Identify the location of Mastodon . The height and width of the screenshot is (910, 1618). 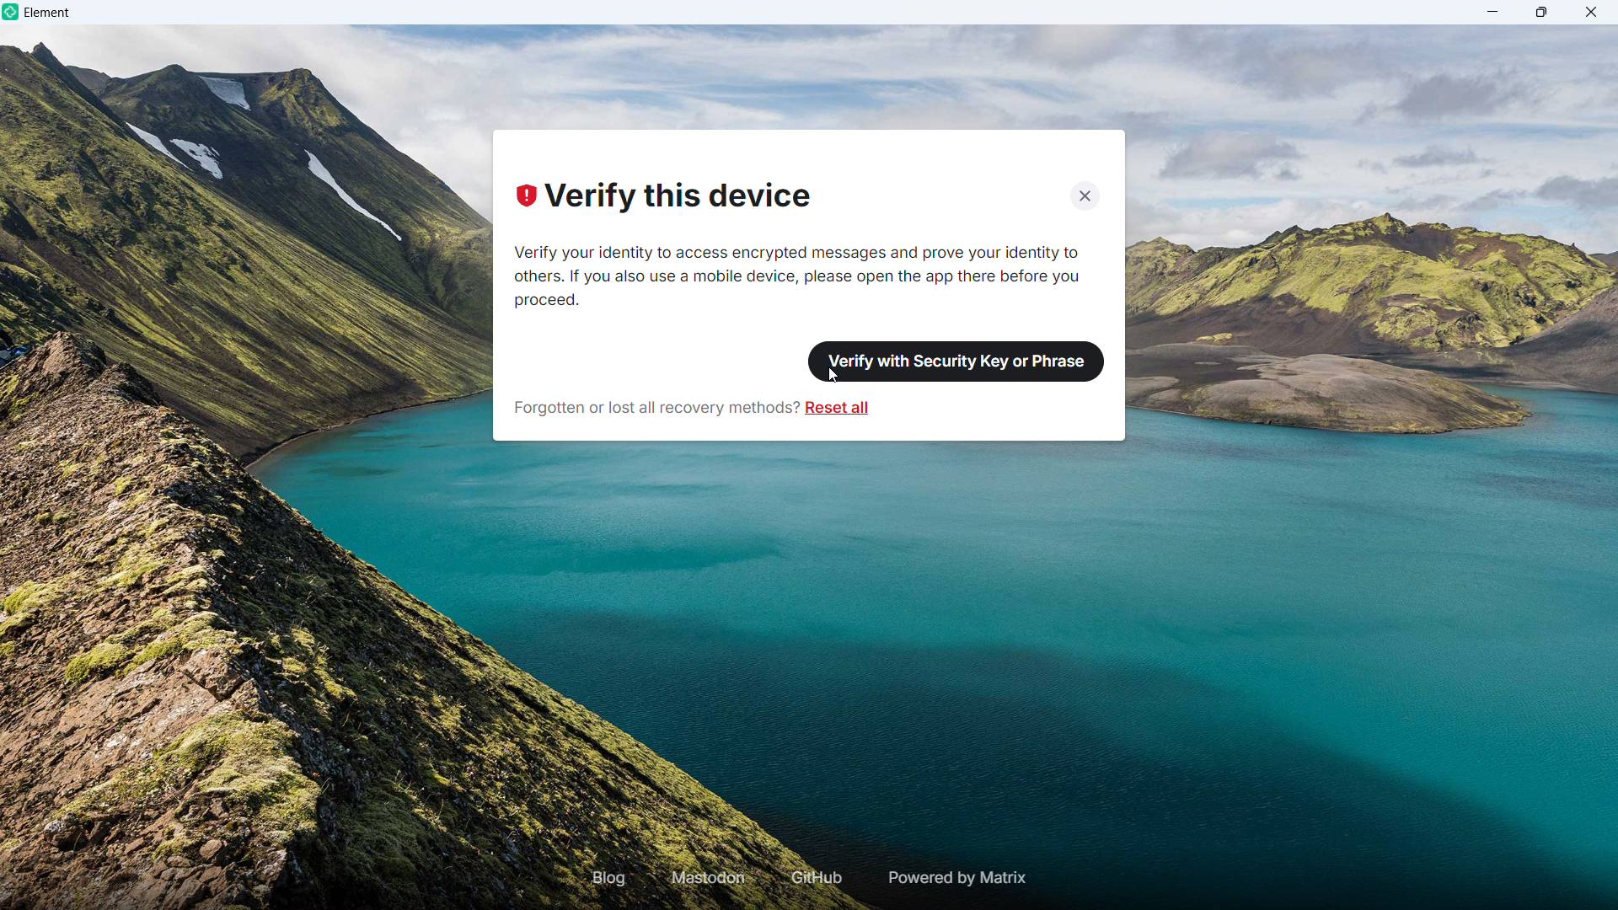
(710, 878).